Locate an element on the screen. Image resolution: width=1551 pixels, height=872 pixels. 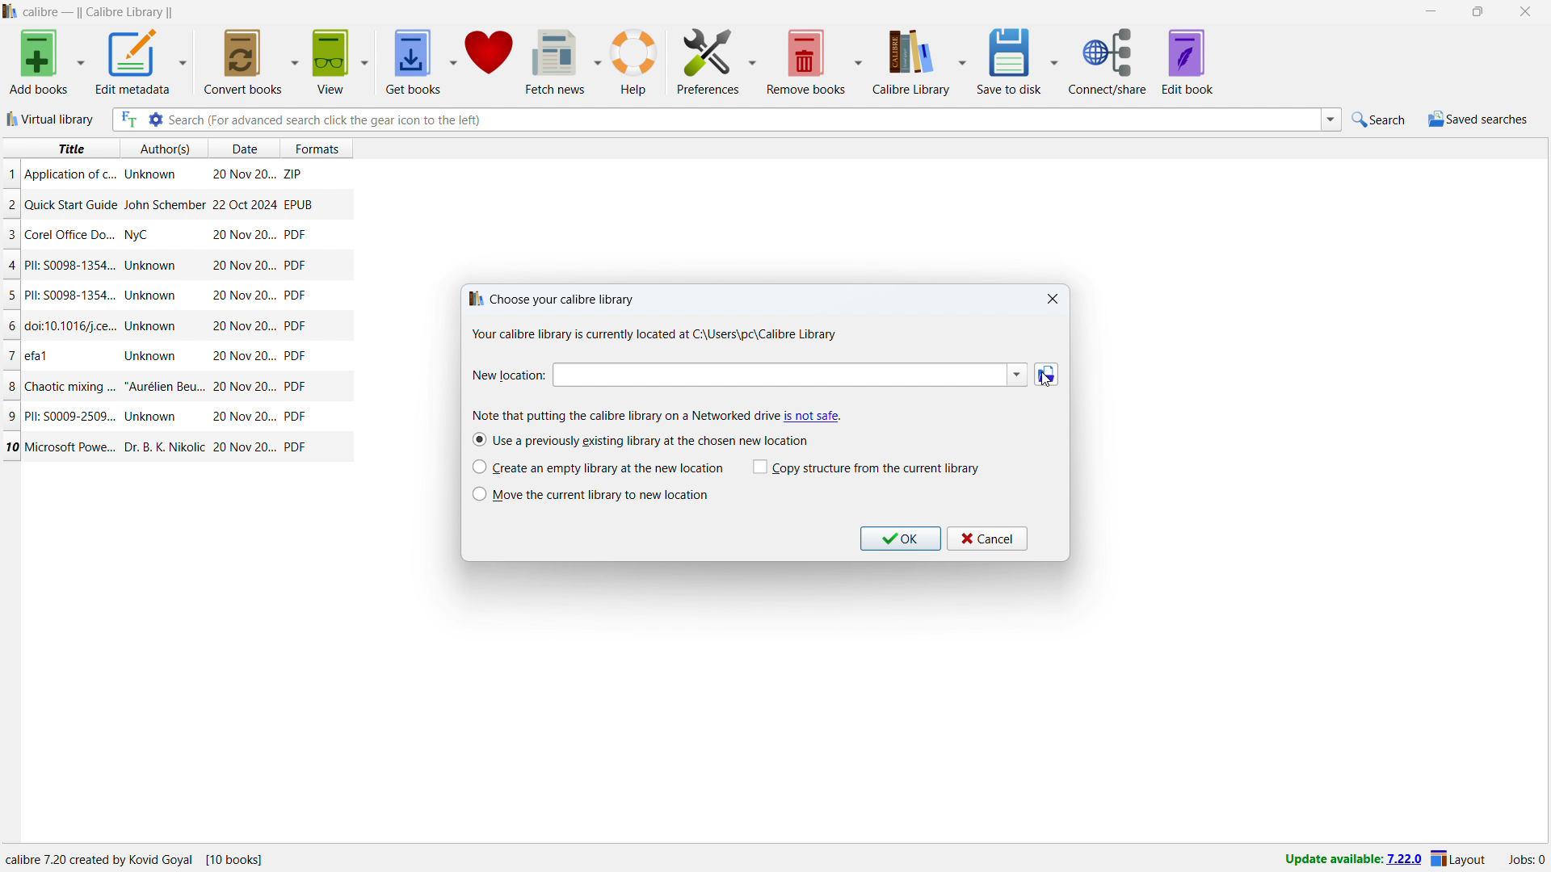
donate to calibre is located at coordinates (490, 61).